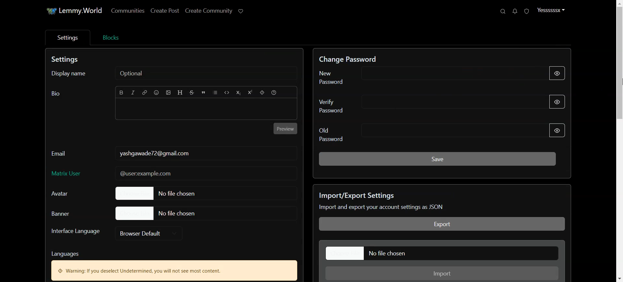 The image size is (623, 282). Describe the element at coordinates (527, 11) in the screenshot. I see `Unread report` at that location.